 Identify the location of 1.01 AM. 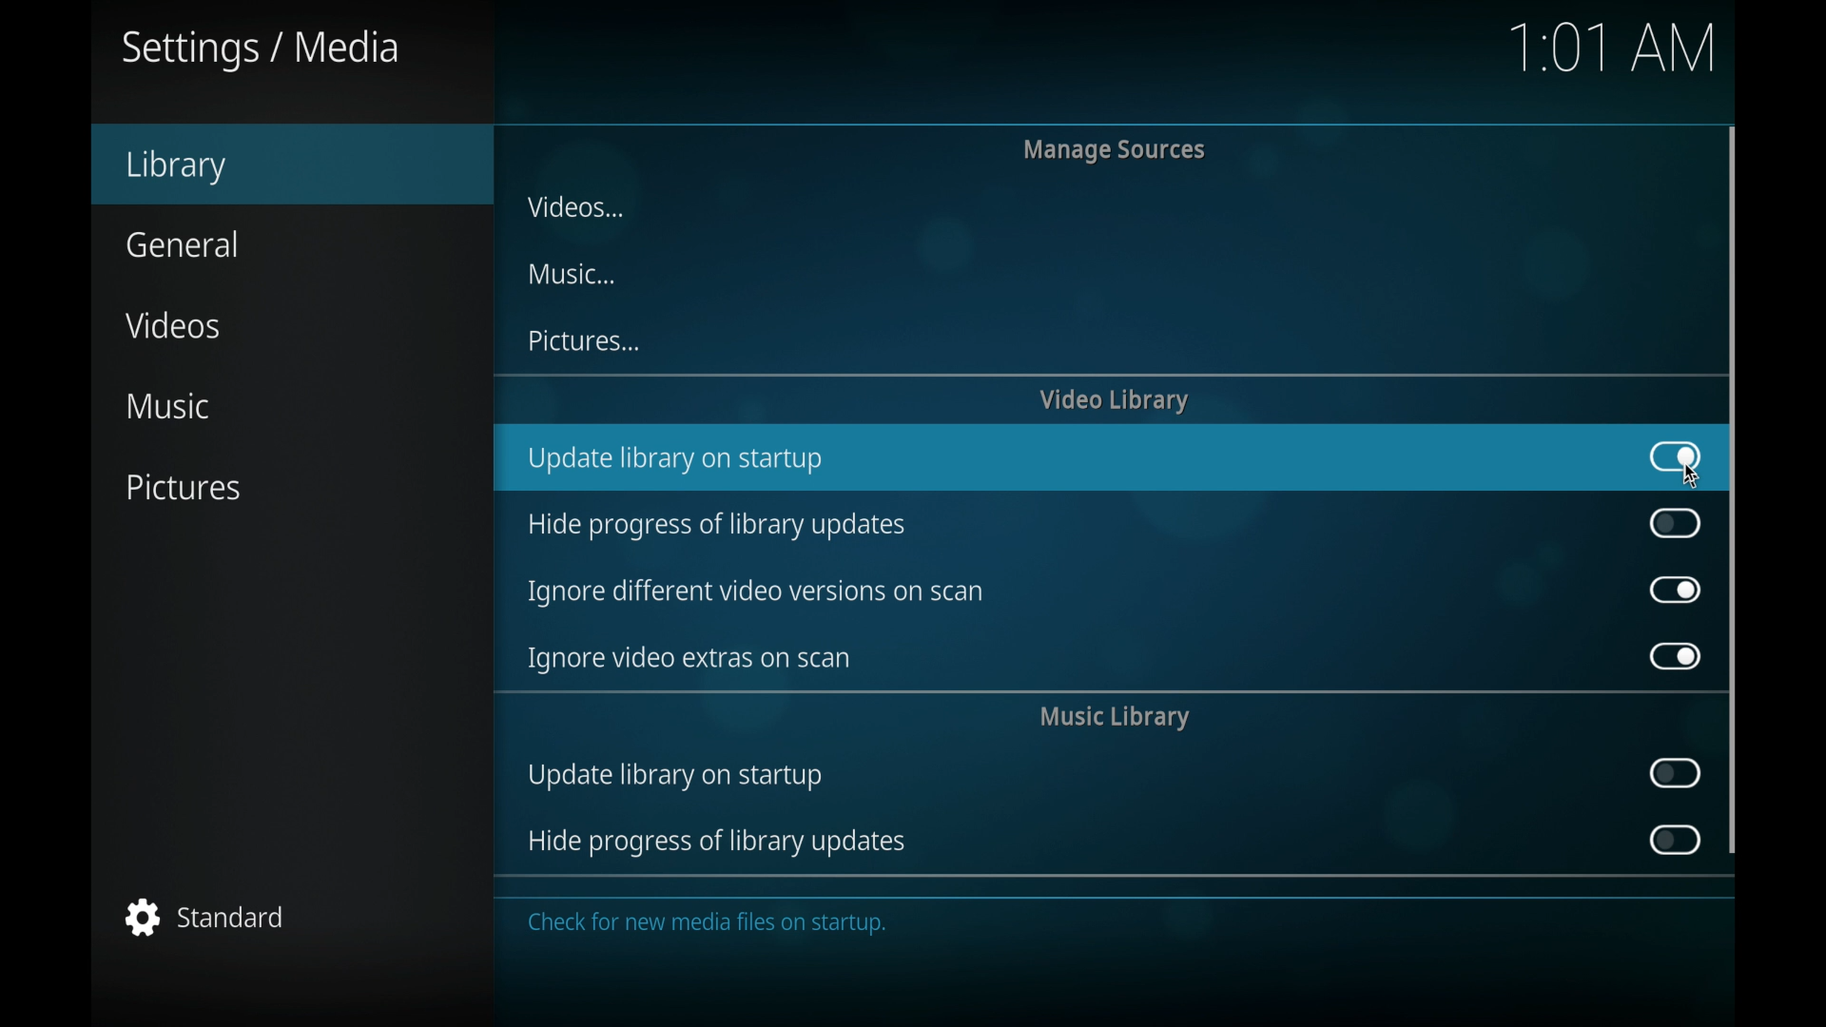
(1612, 55).